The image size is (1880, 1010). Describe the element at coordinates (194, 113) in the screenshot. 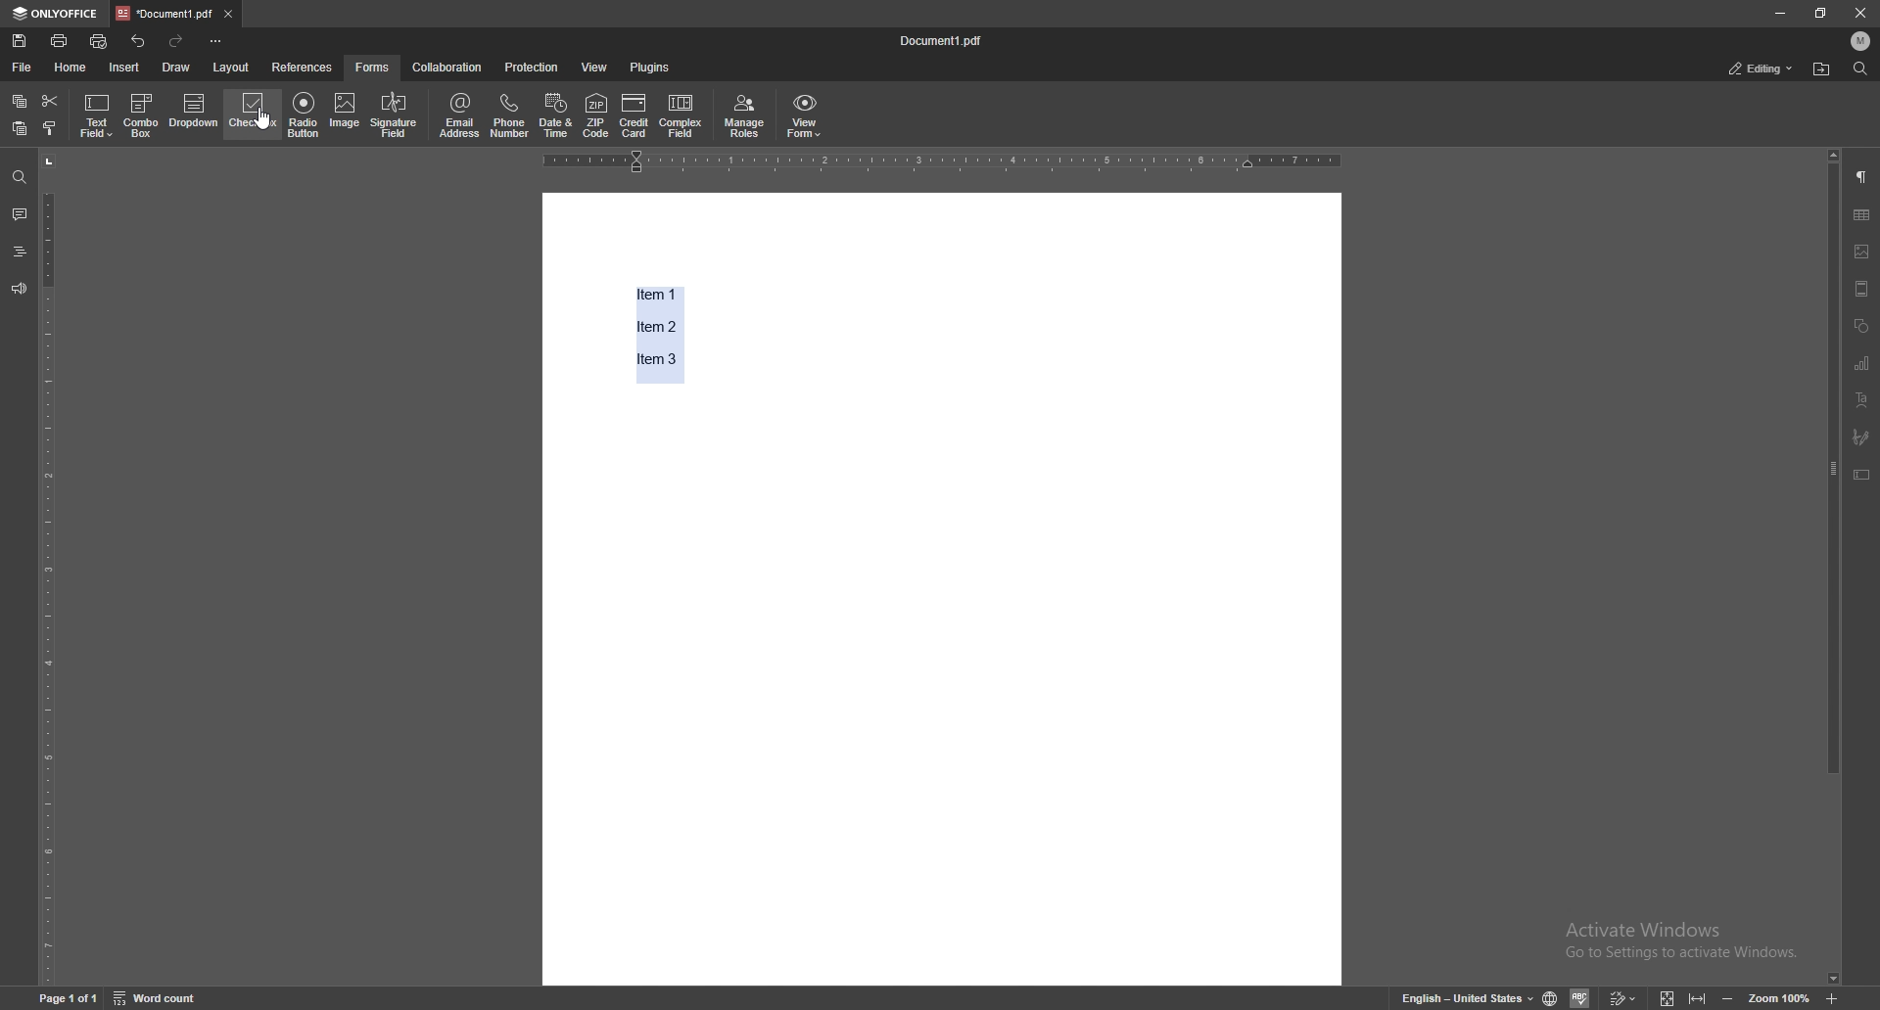

I see `dropdown` at that location.